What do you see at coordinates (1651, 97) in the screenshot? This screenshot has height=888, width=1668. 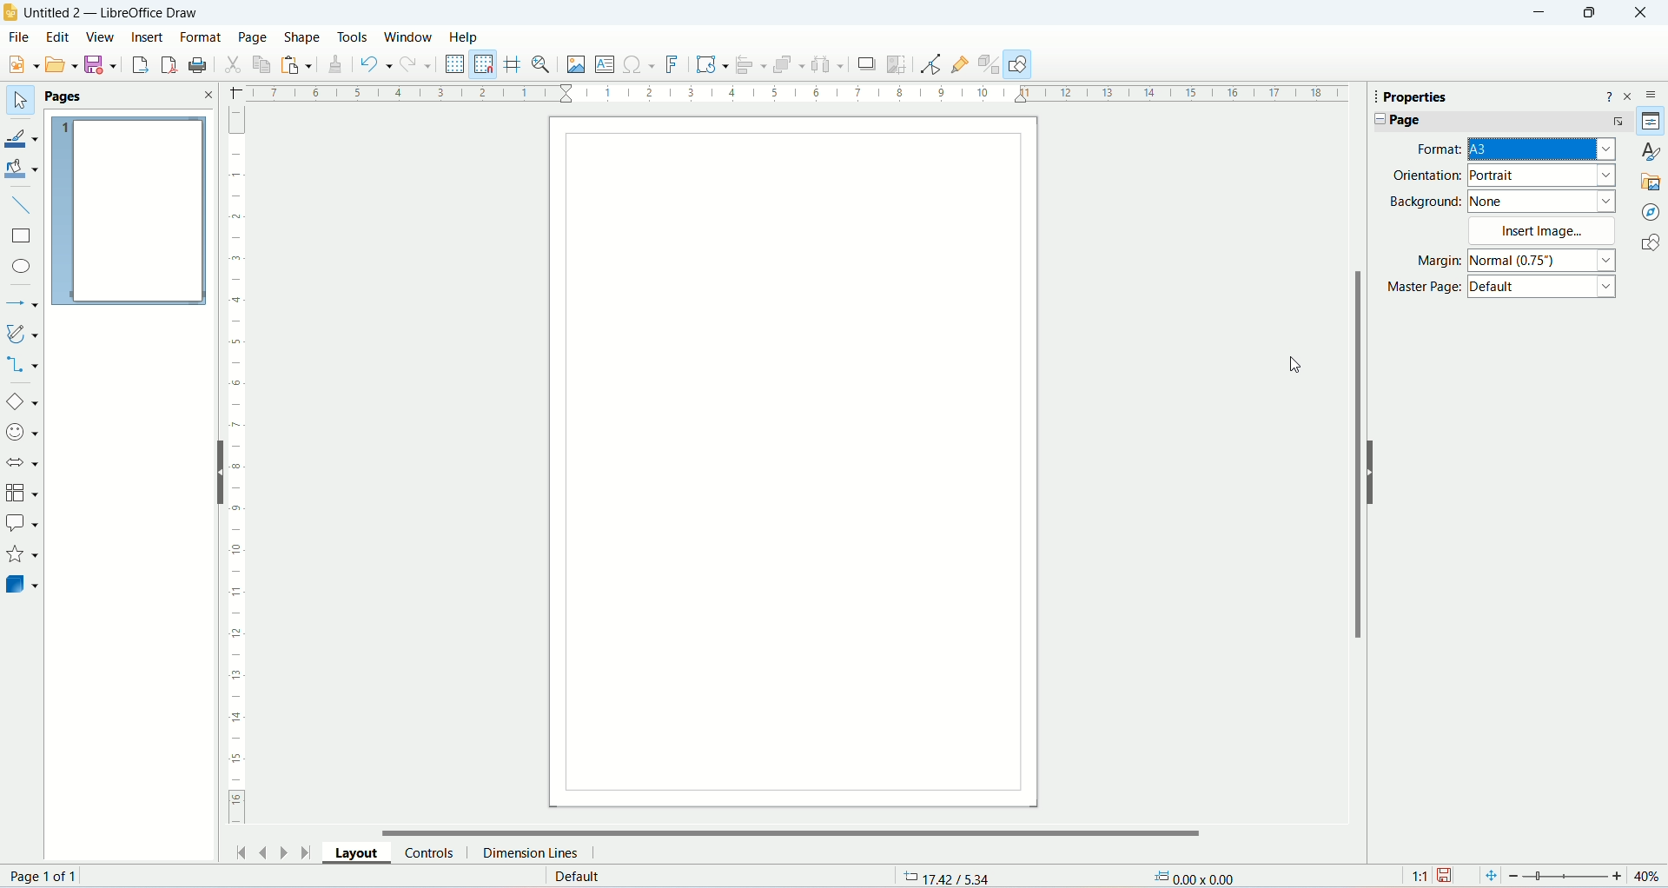 I see `sidebar settings` at bounding box center [1651, 97].